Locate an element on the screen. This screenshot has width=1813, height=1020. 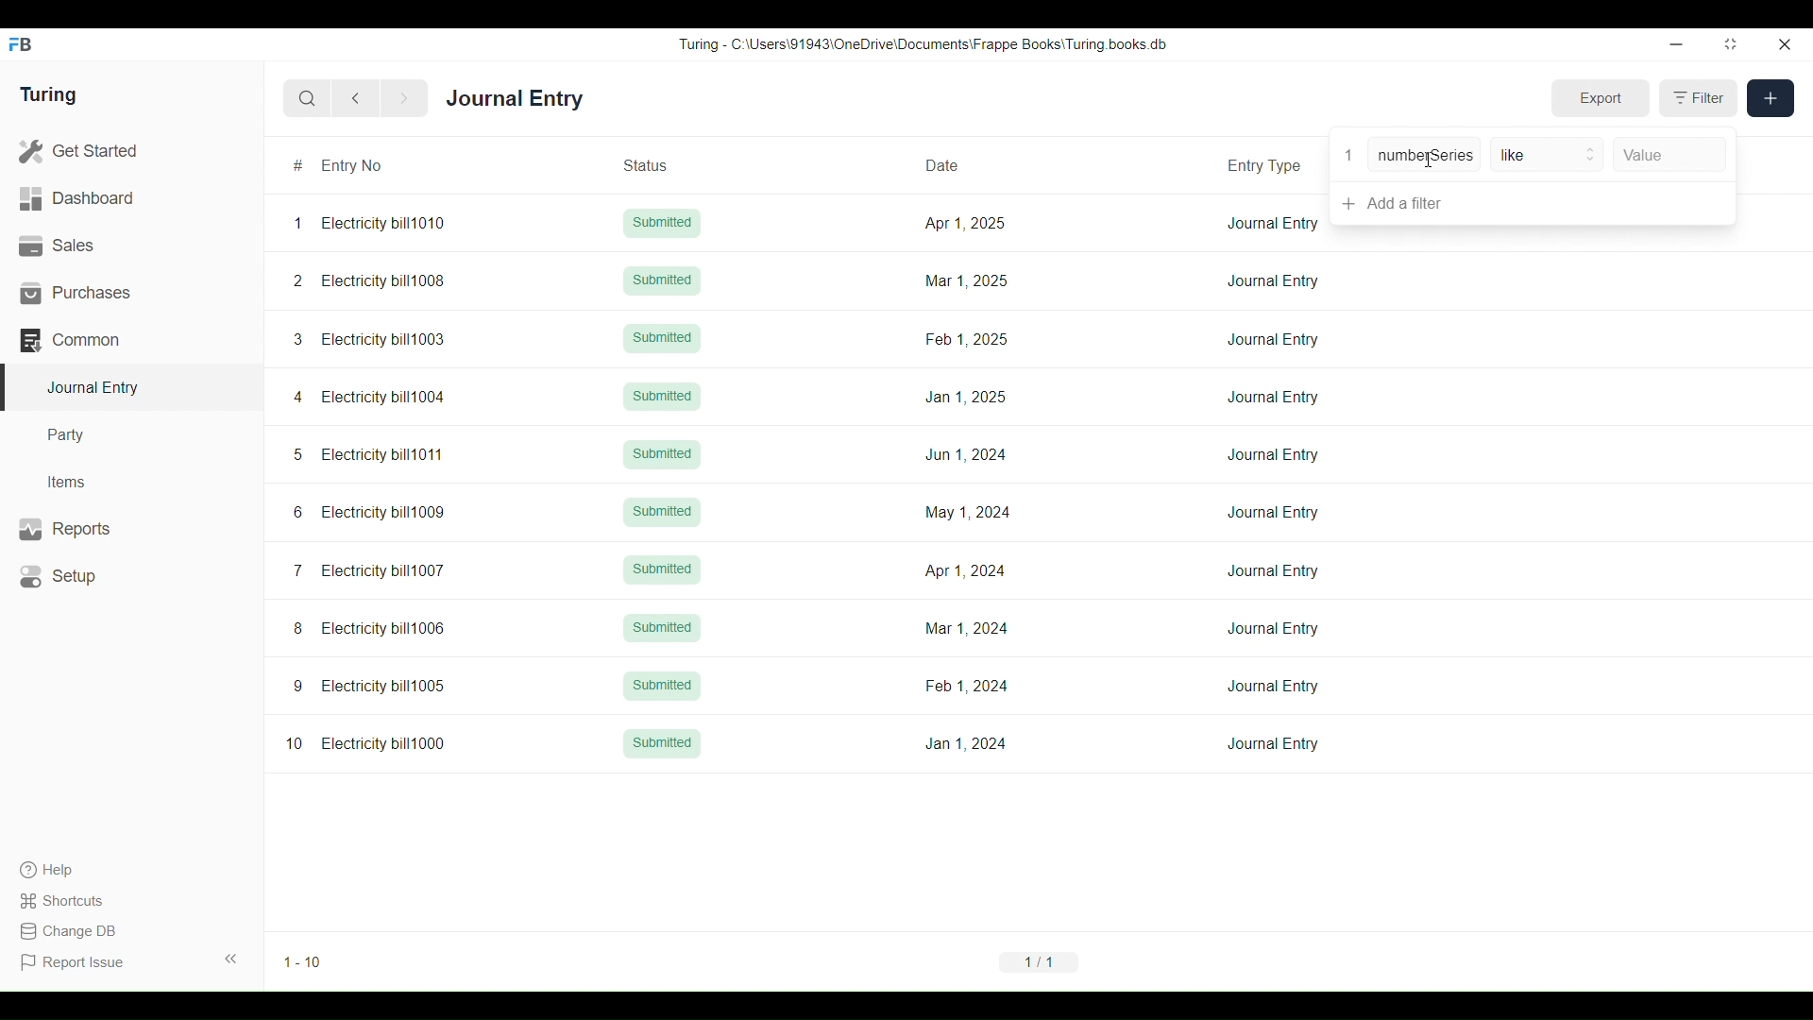
Journal Entry is located at coordinates (1273, 687).